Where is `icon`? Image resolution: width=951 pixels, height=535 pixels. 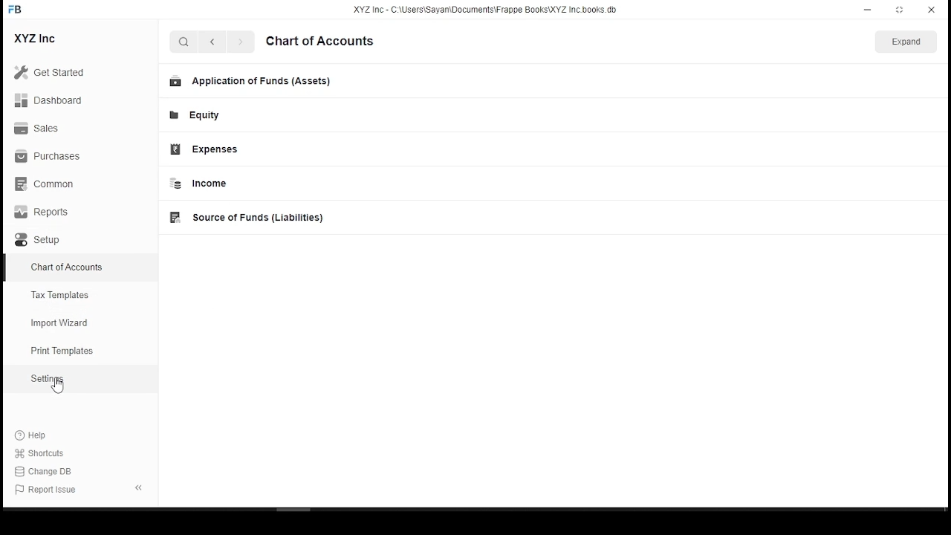
icon is located at coordinates (20, 13).